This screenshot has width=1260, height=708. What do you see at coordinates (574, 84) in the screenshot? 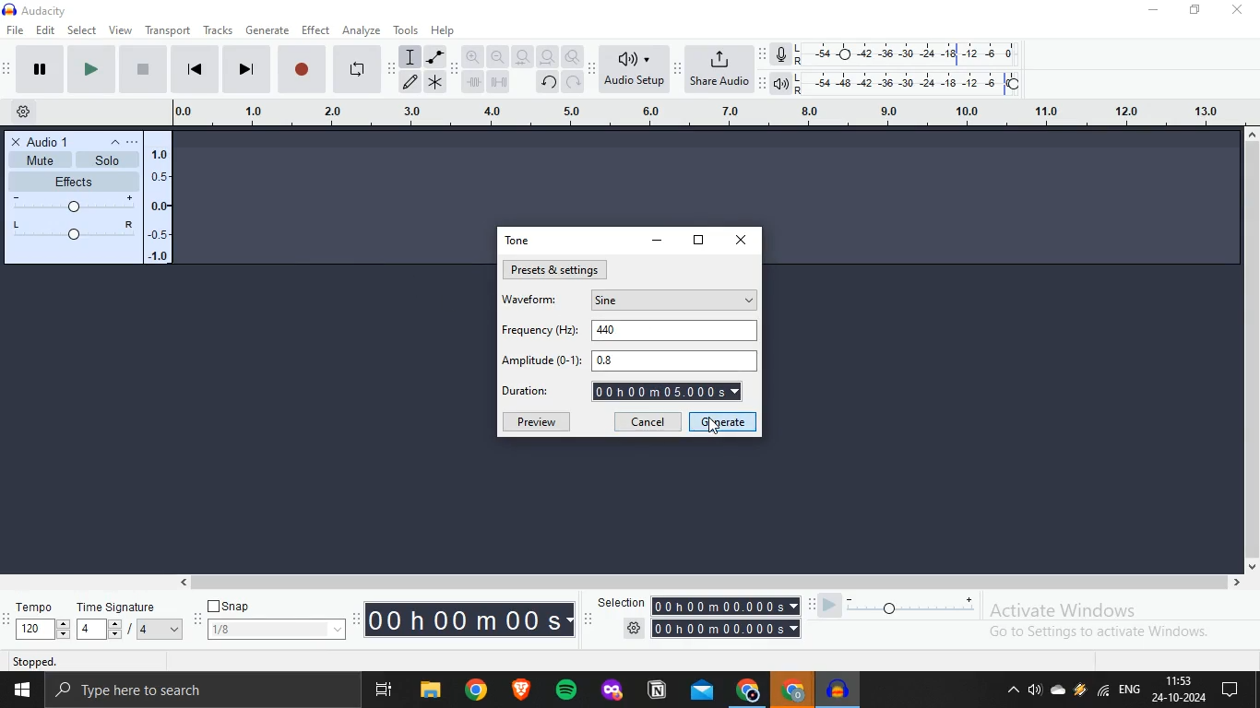
I see `Refresh` at bounding box center [574, 84].